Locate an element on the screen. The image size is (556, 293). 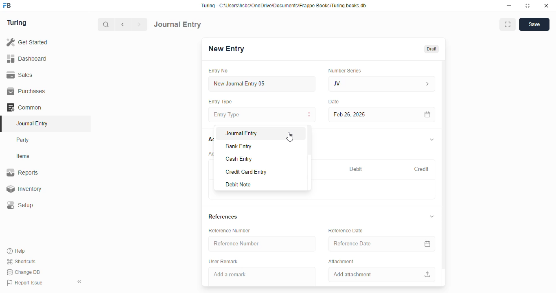
account entries is located at coordinates (210, 153).